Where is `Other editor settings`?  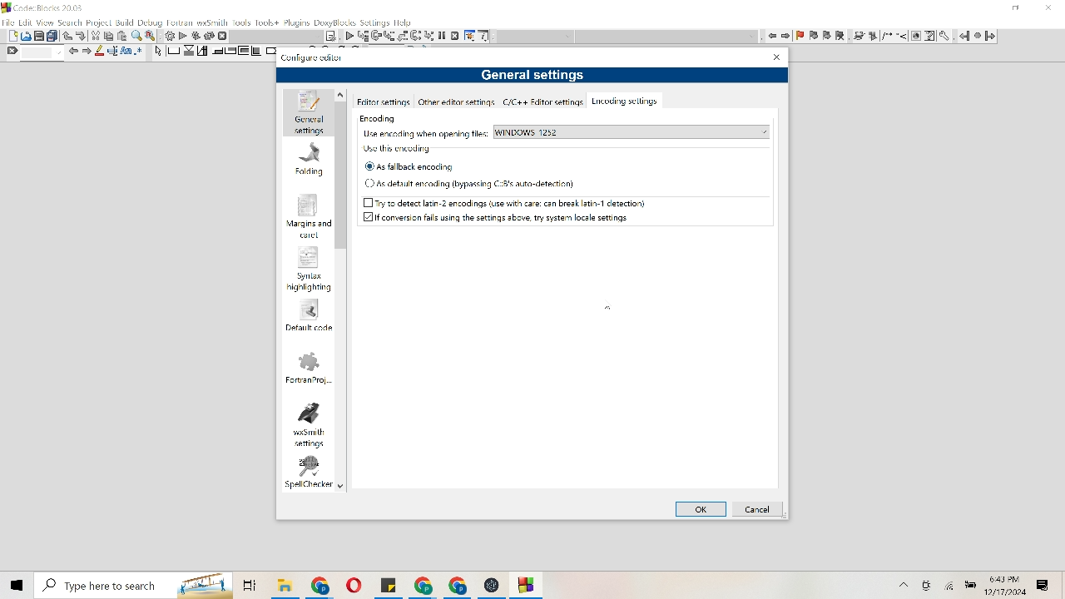
Other editor settings is located at coordinates (456, 102).